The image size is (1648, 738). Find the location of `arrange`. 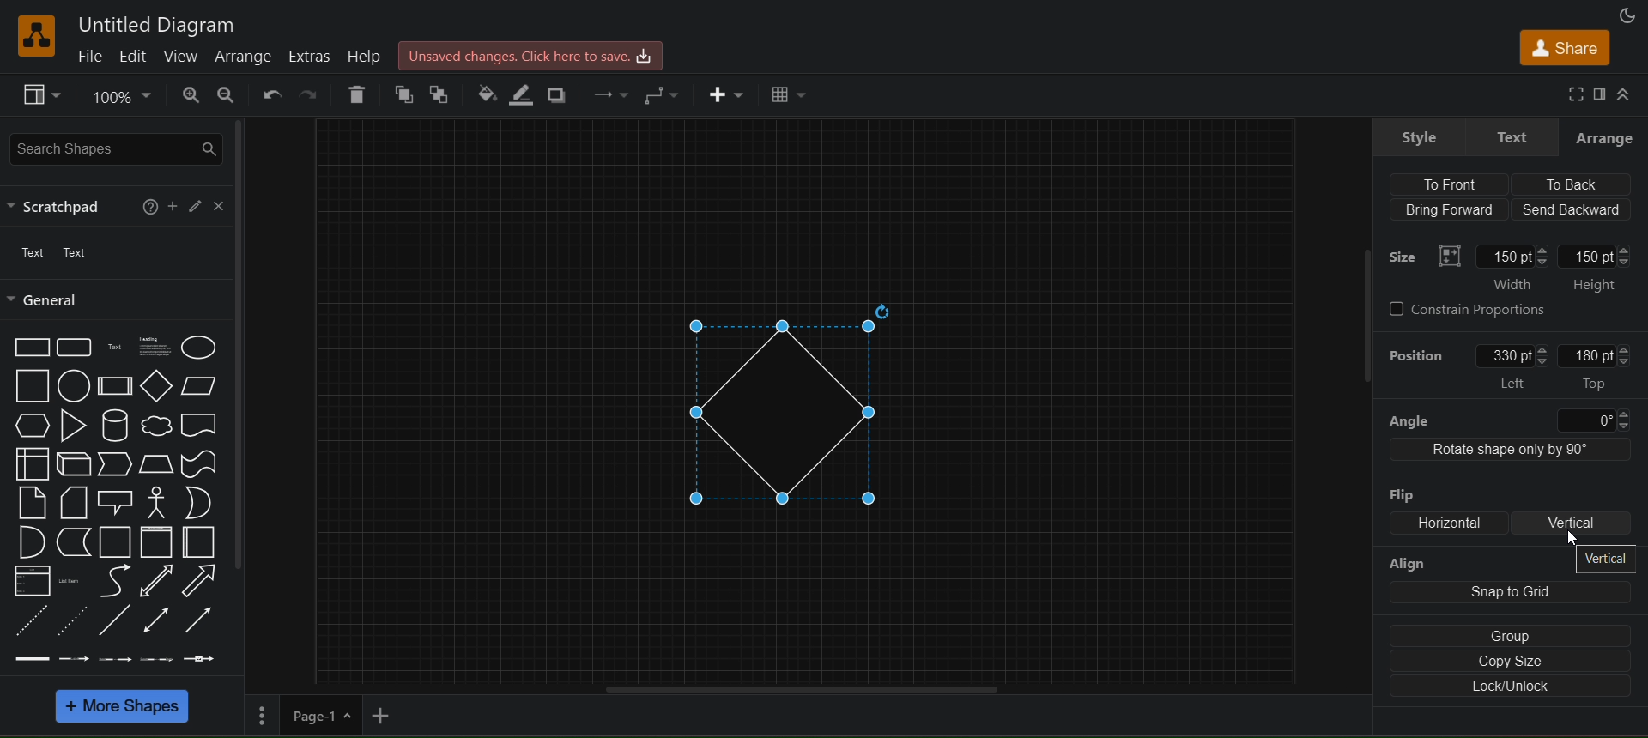

arrange is located at coordinates (1606, 135).